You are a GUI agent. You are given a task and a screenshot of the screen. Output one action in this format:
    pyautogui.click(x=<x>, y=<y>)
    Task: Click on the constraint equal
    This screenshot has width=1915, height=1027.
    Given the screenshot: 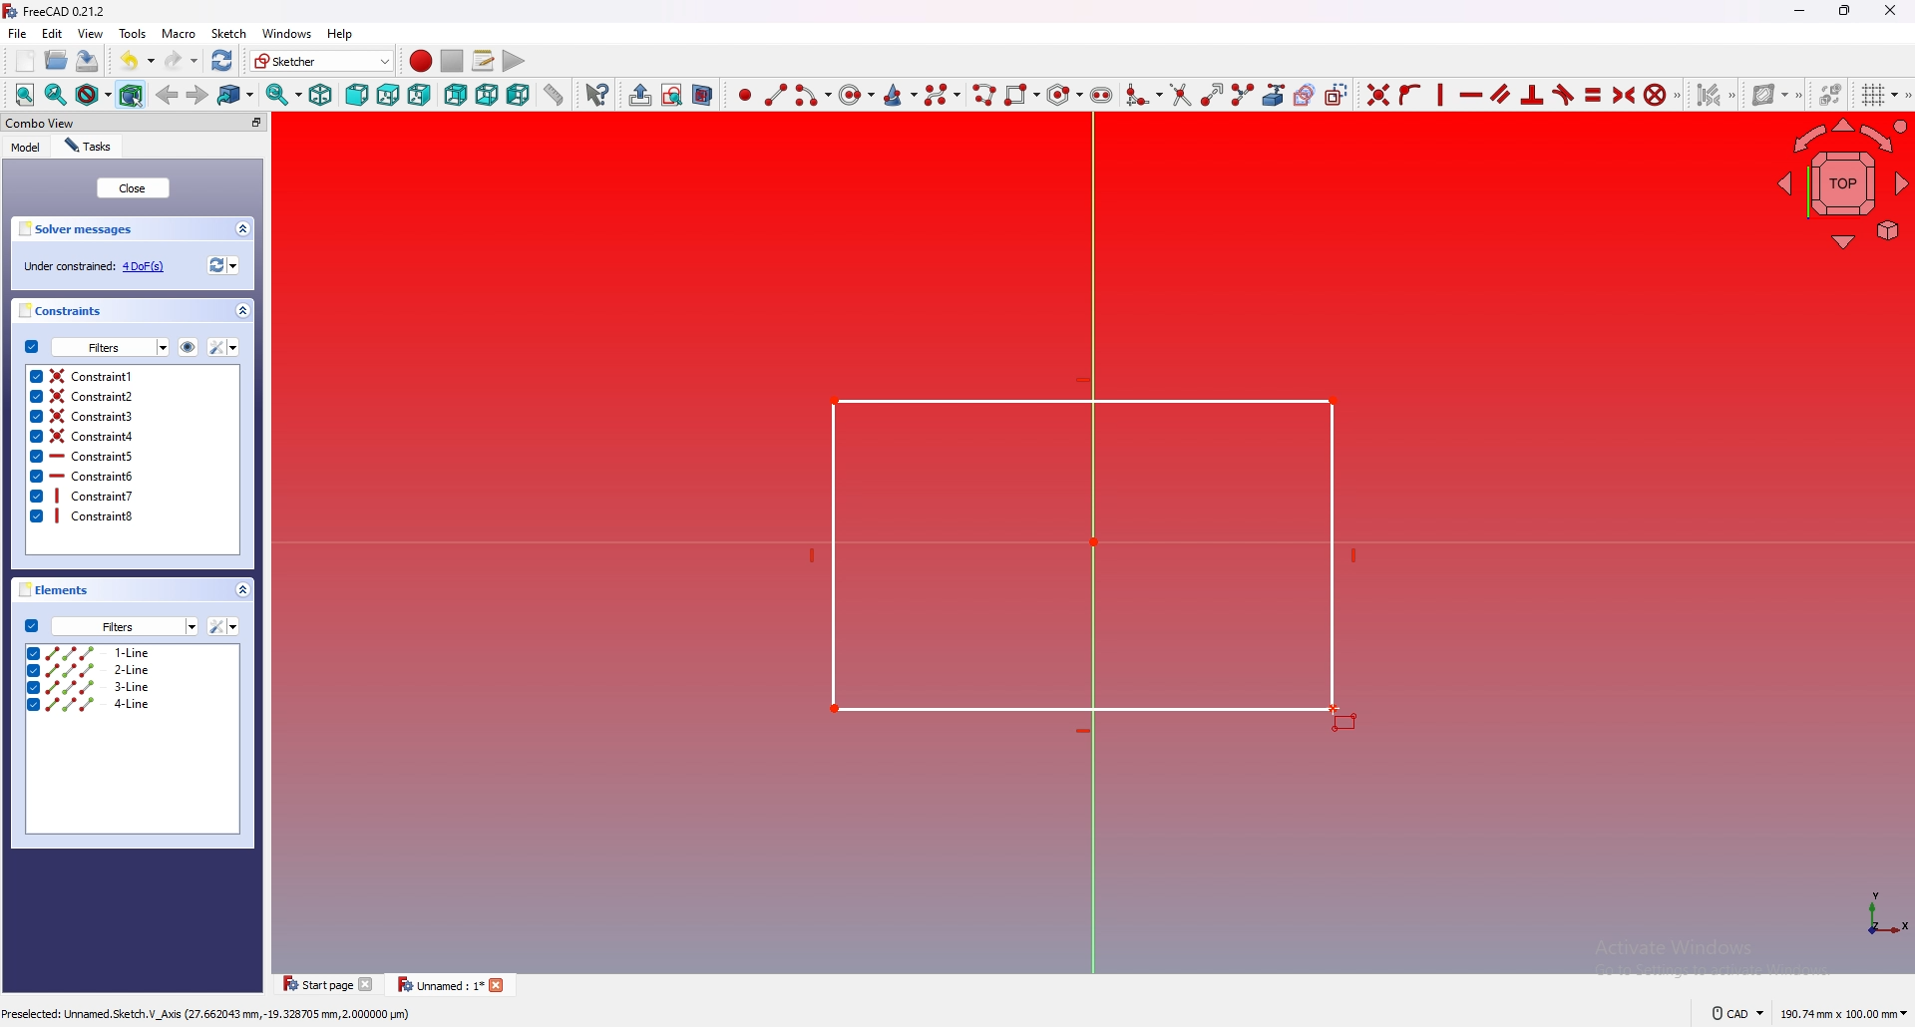 What is the action you would take?
    pyautogui.click(x=1594, y=96)
    